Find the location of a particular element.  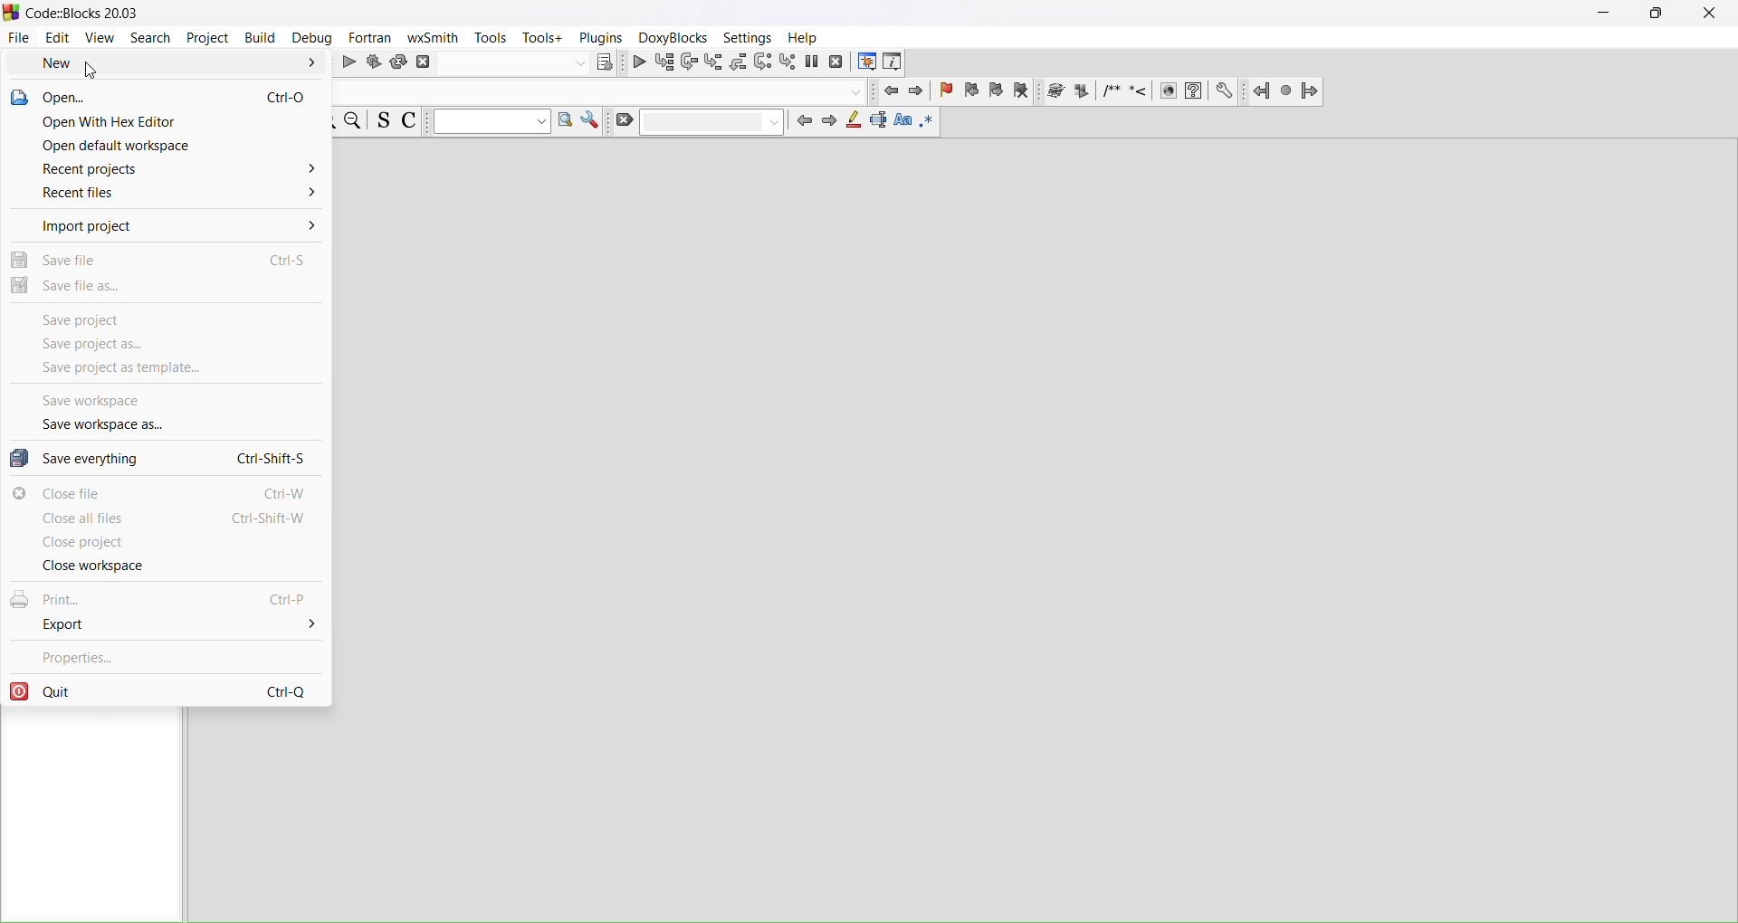

next line is located at coordinates (688, 62).